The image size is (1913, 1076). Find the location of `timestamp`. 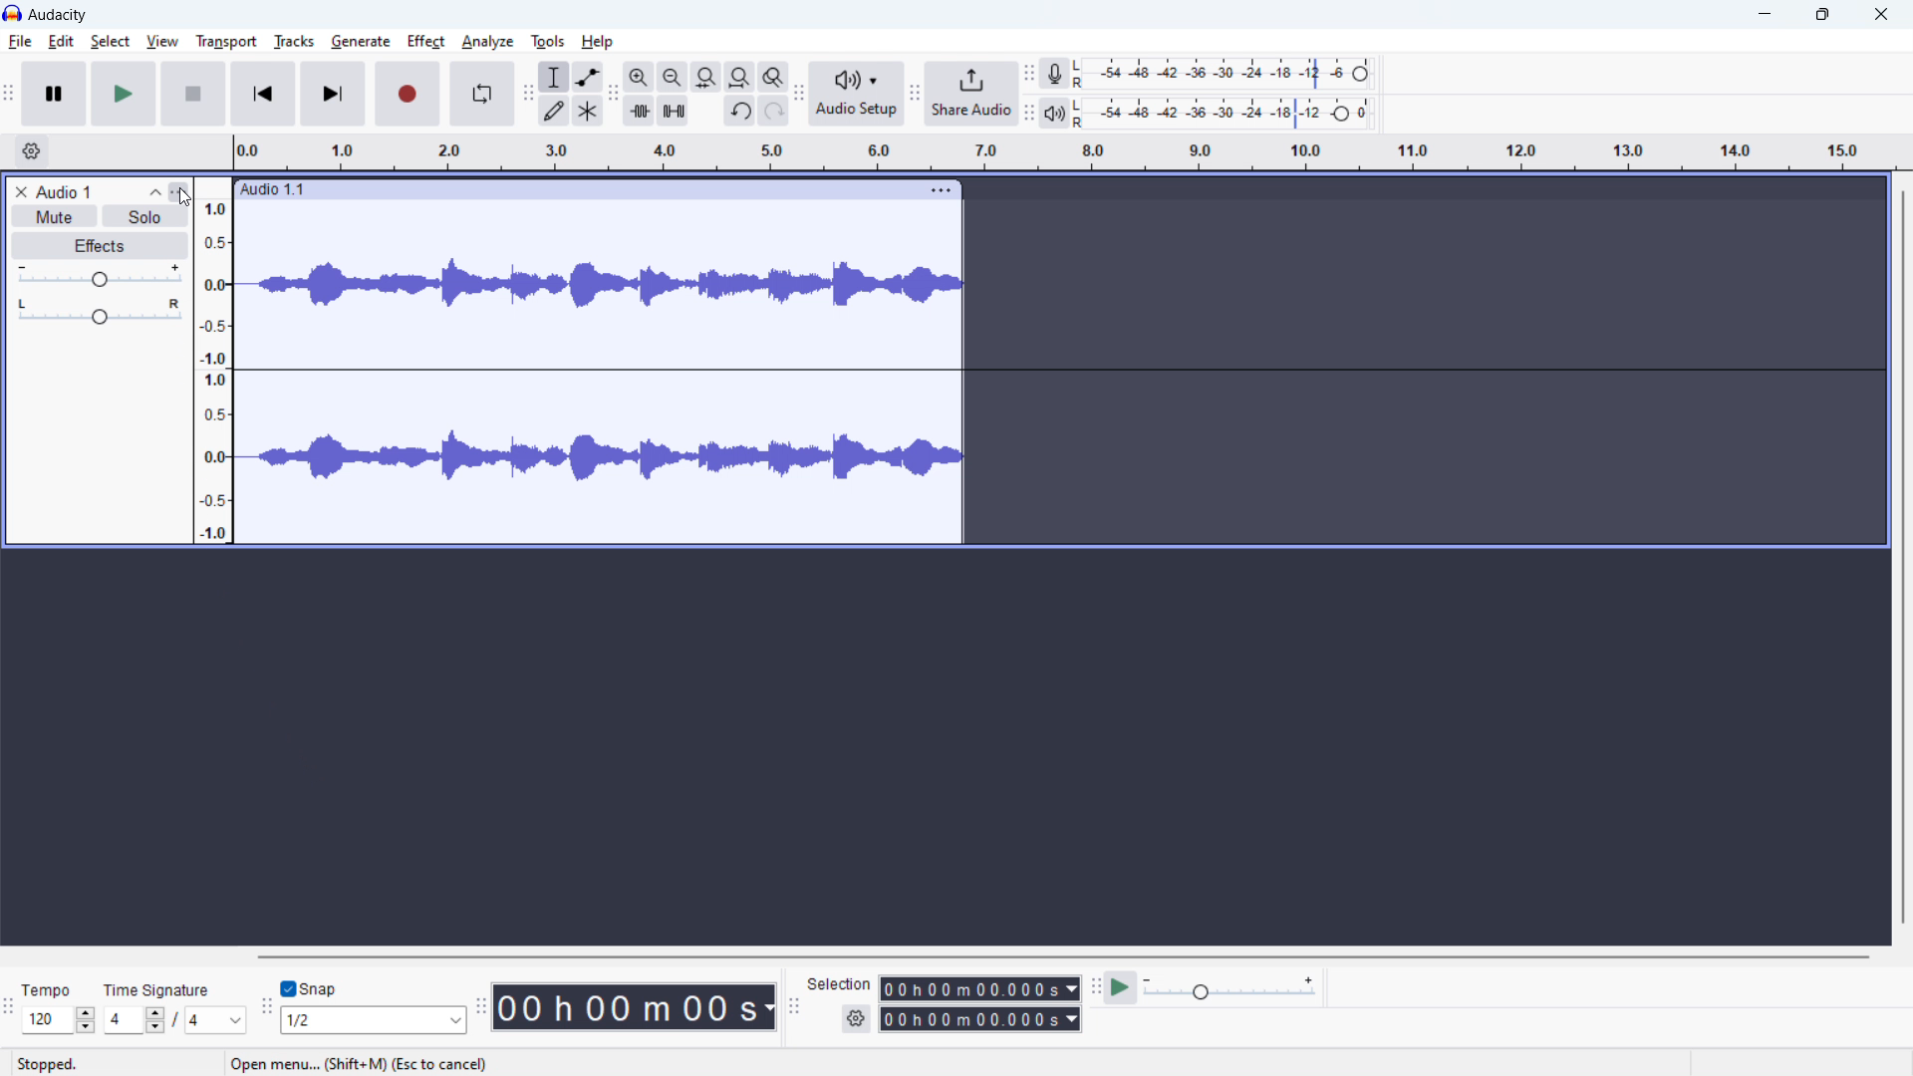

timestamp is located at coordinates (635, 1007).